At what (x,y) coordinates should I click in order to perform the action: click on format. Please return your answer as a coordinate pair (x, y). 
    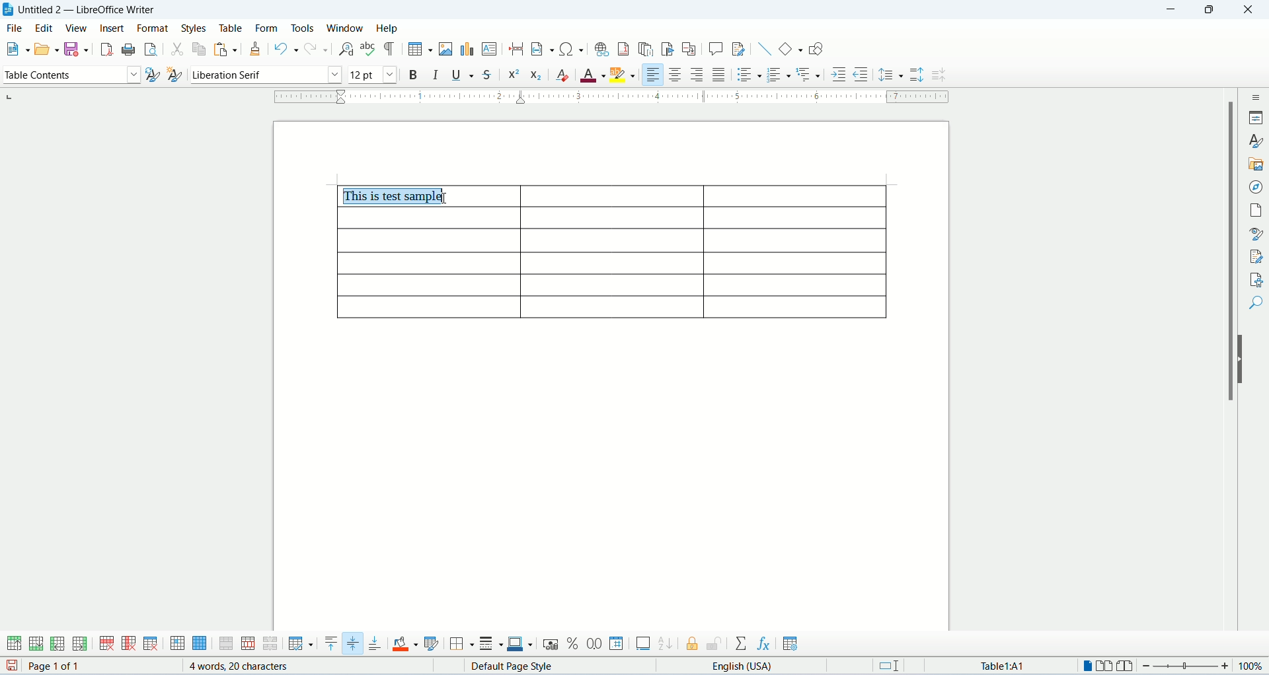
    Looking at the image, I should click on (155, 28).